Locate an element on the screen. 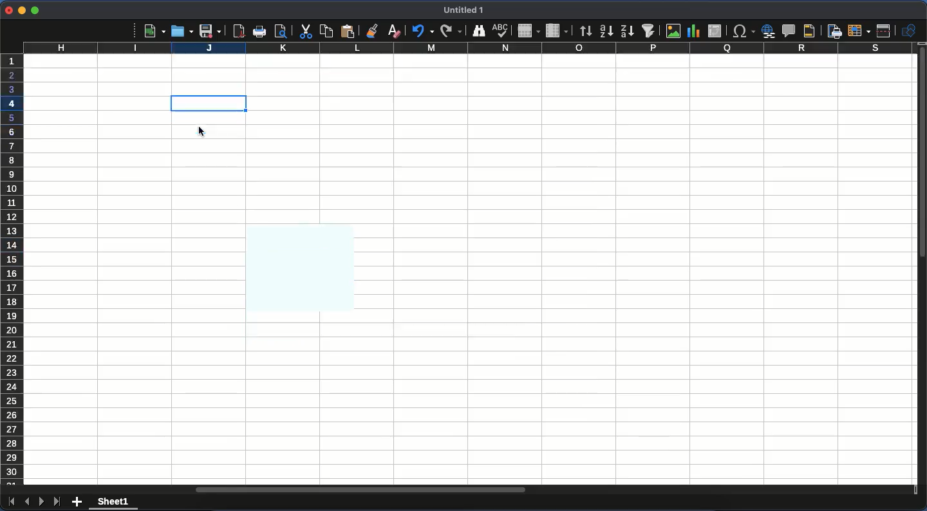  untitled is located at coordinates (463, 10).